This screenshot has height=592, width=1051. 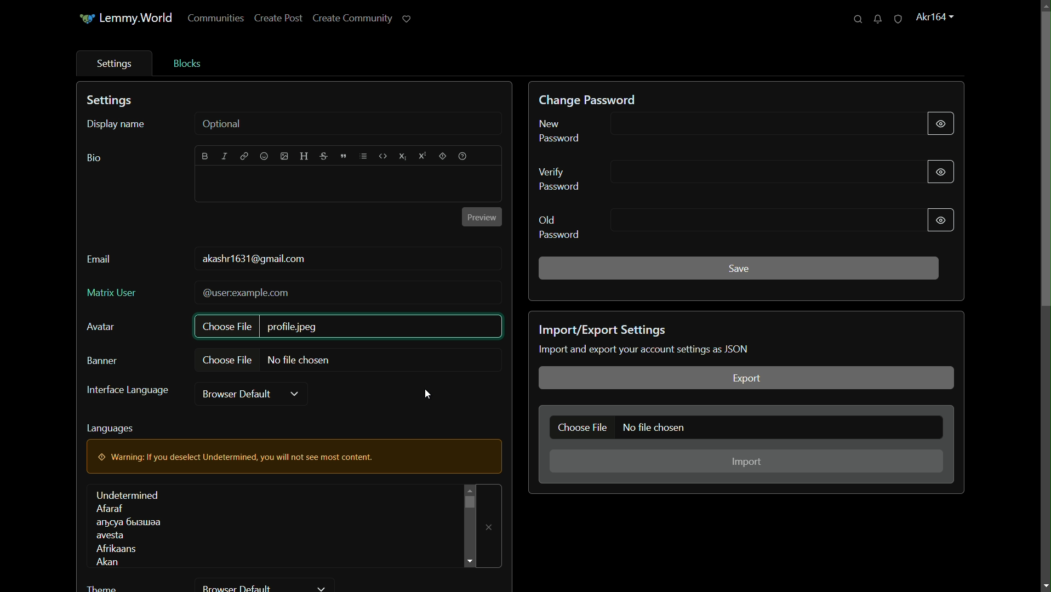 What do you see at coordinates (940, 121) in the screenshot?
I see `show` at bounding box center [940, 121].